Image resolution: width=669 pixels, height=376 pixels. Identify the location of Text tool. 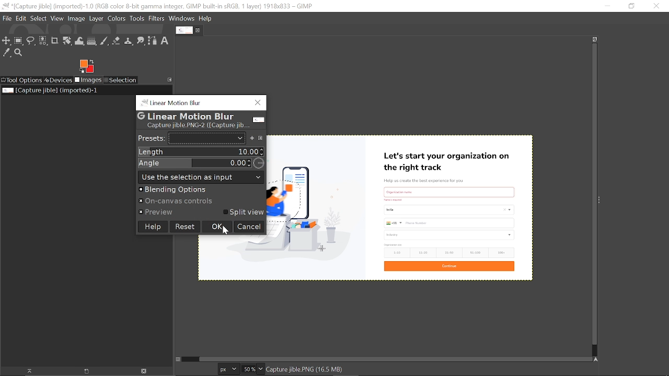
(165, 41).